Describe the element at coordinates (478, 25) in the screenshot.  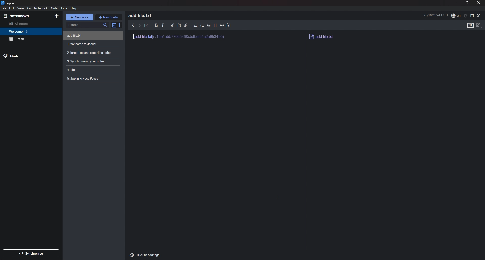
I see `toggle editors` at that location.